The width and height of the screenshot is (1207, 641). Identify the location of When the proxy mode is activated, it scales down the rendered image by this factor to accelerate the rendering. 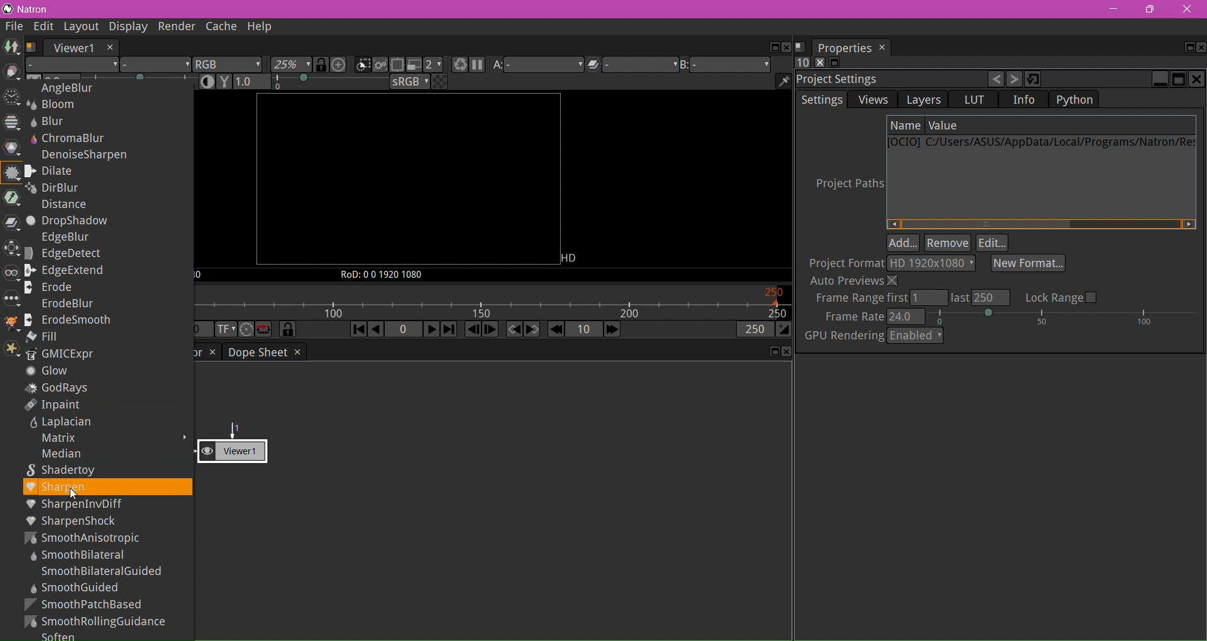
(434, 65).